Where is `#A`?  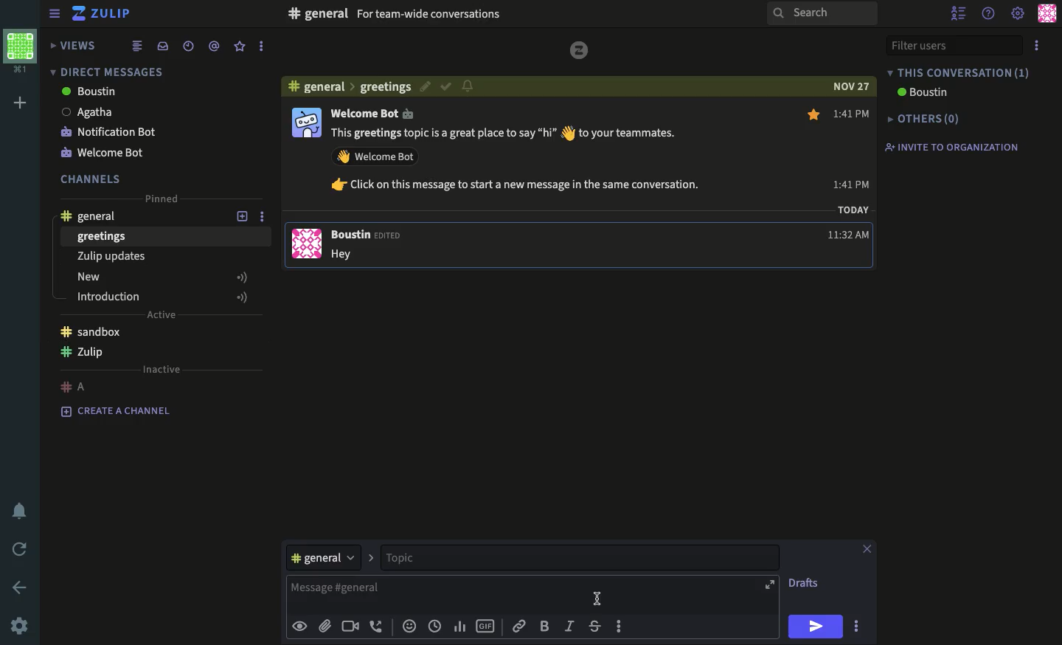 #A is located at coordinates (76, 384).